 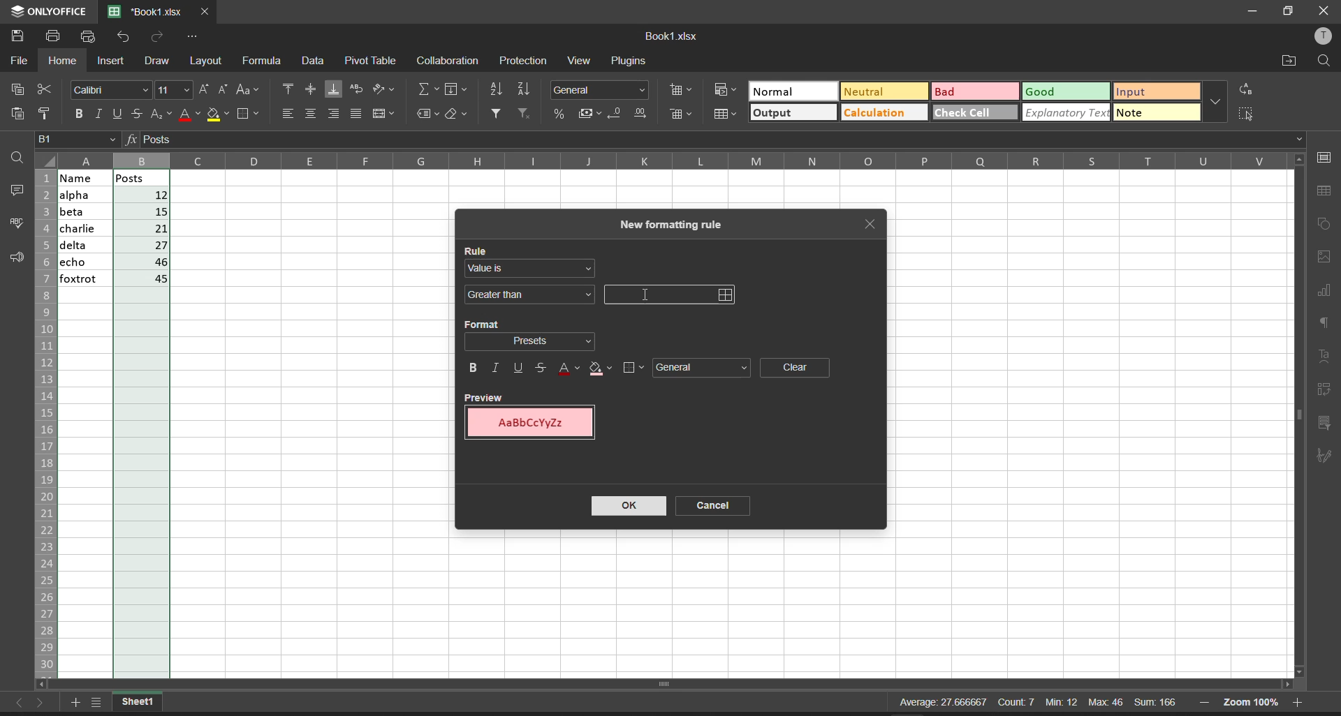 What do you see at coordinates (15, 223) in the screenshot?
I see `spell checking` at bounding box center [15, 223].